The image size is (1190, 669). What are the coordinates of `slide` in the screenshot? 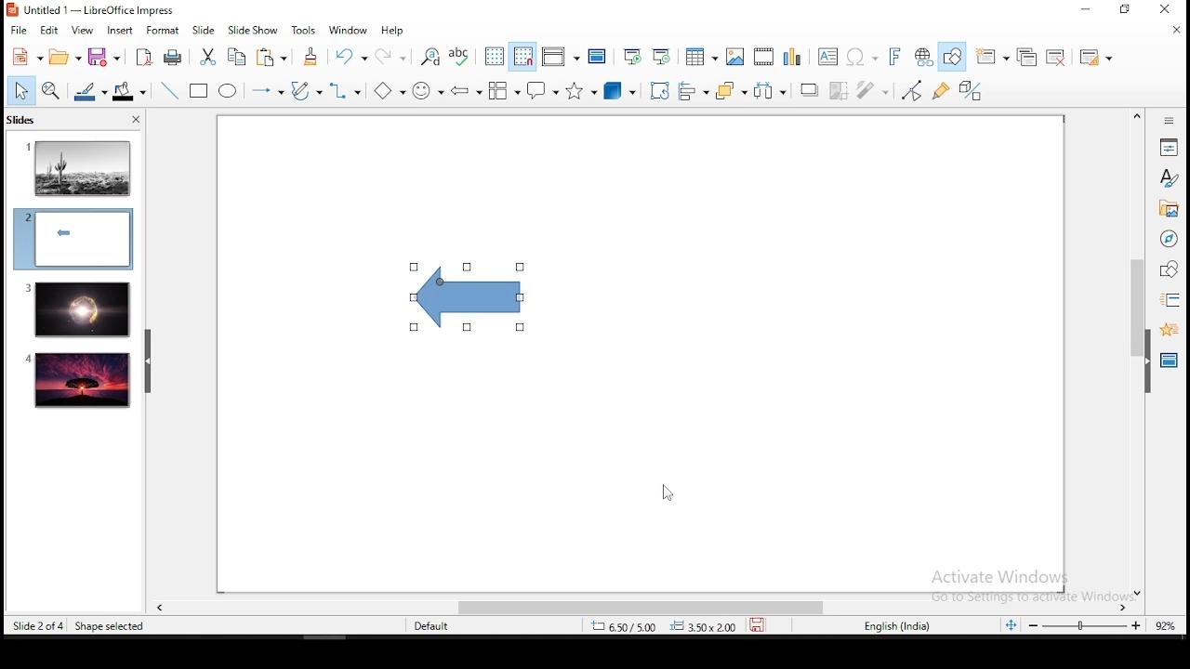 It's located at (76, 309).